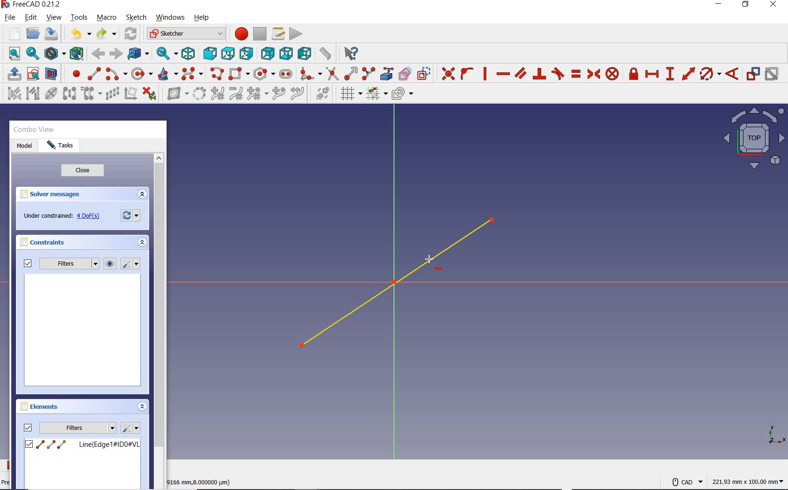 This screenshot has width=788, height=490. What do you see at coordinates (54, 54) in the screenshot?
I see `DRAW STYLE` at bounding box center [54, 54].